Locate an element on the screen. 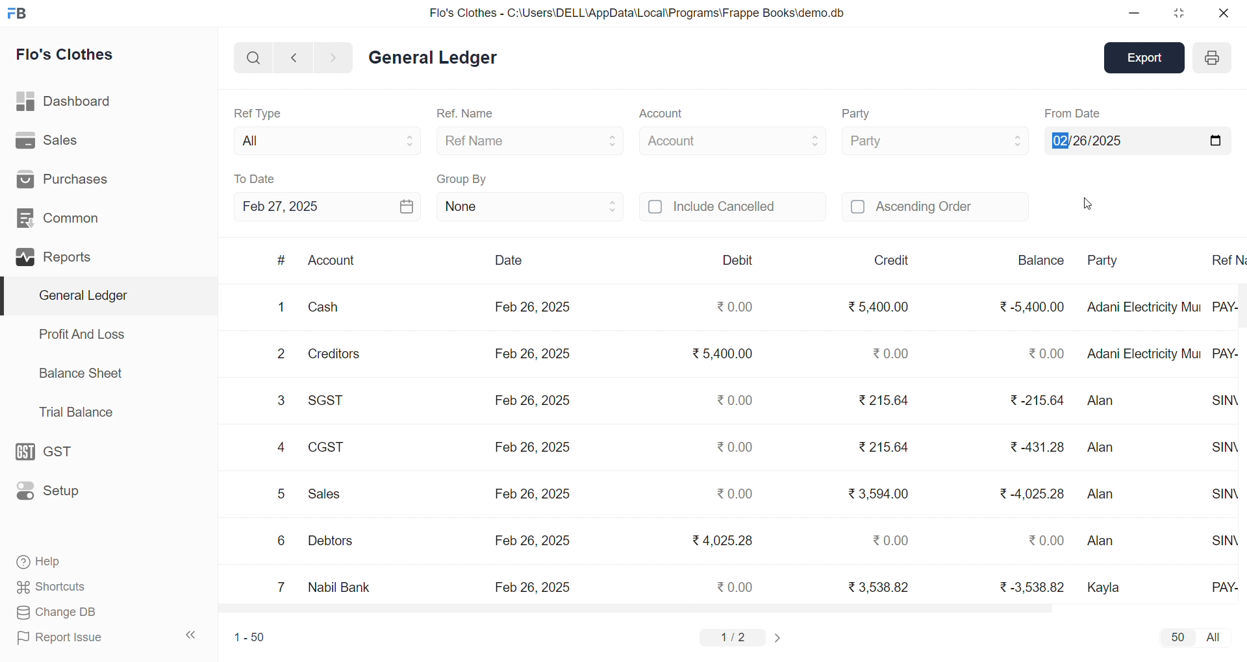 The width and height of the screenshot is (1247, 662). CHANGE PAGE is located at coordinates (779, 637).